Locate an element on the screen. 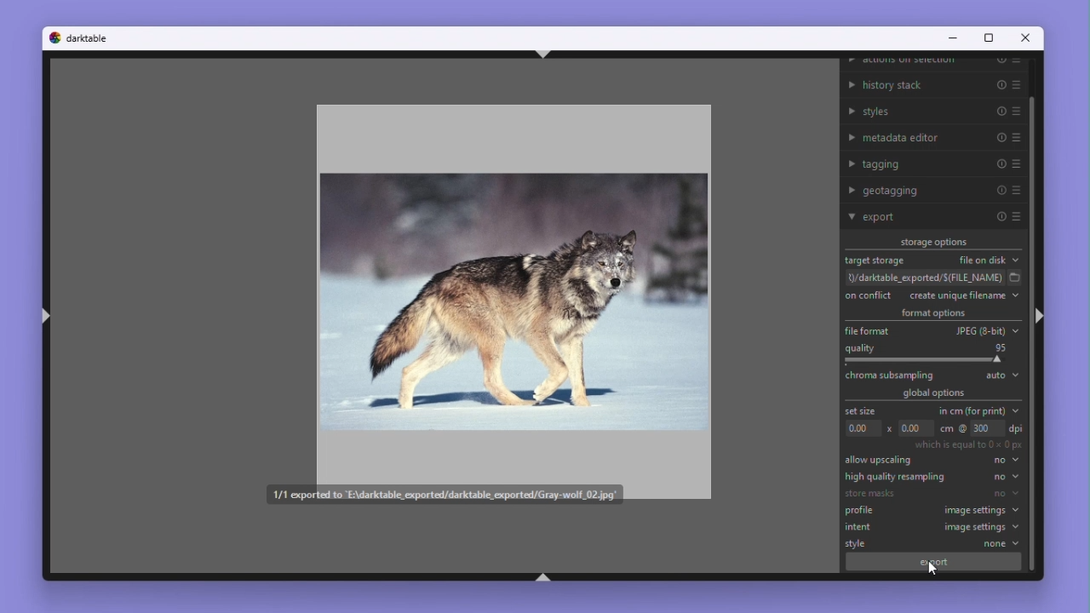 Image resolution: width=1090 pixels, height=613 pixels. On conflict is located at coordinates (870, 296).